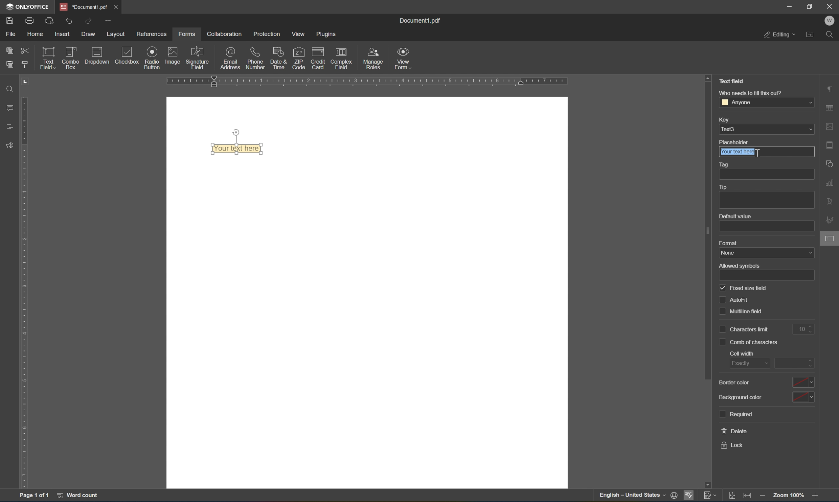  What do you see at coordinates (789, 6) in the screenshot?
I see `minimize` at bounding box center [789, 6].